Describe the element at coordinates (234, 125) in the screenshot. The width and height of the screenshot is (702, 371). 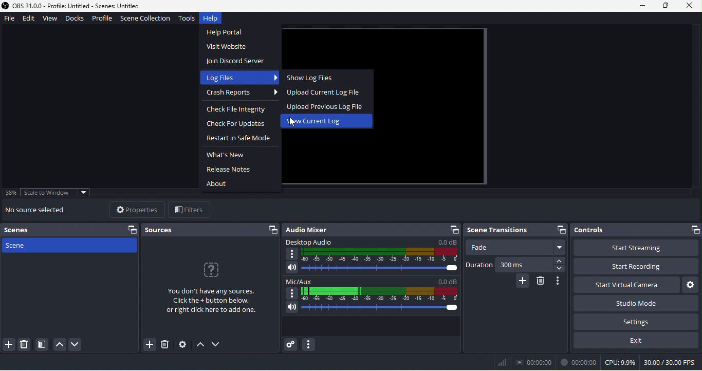
I see `check for updates` at that location.